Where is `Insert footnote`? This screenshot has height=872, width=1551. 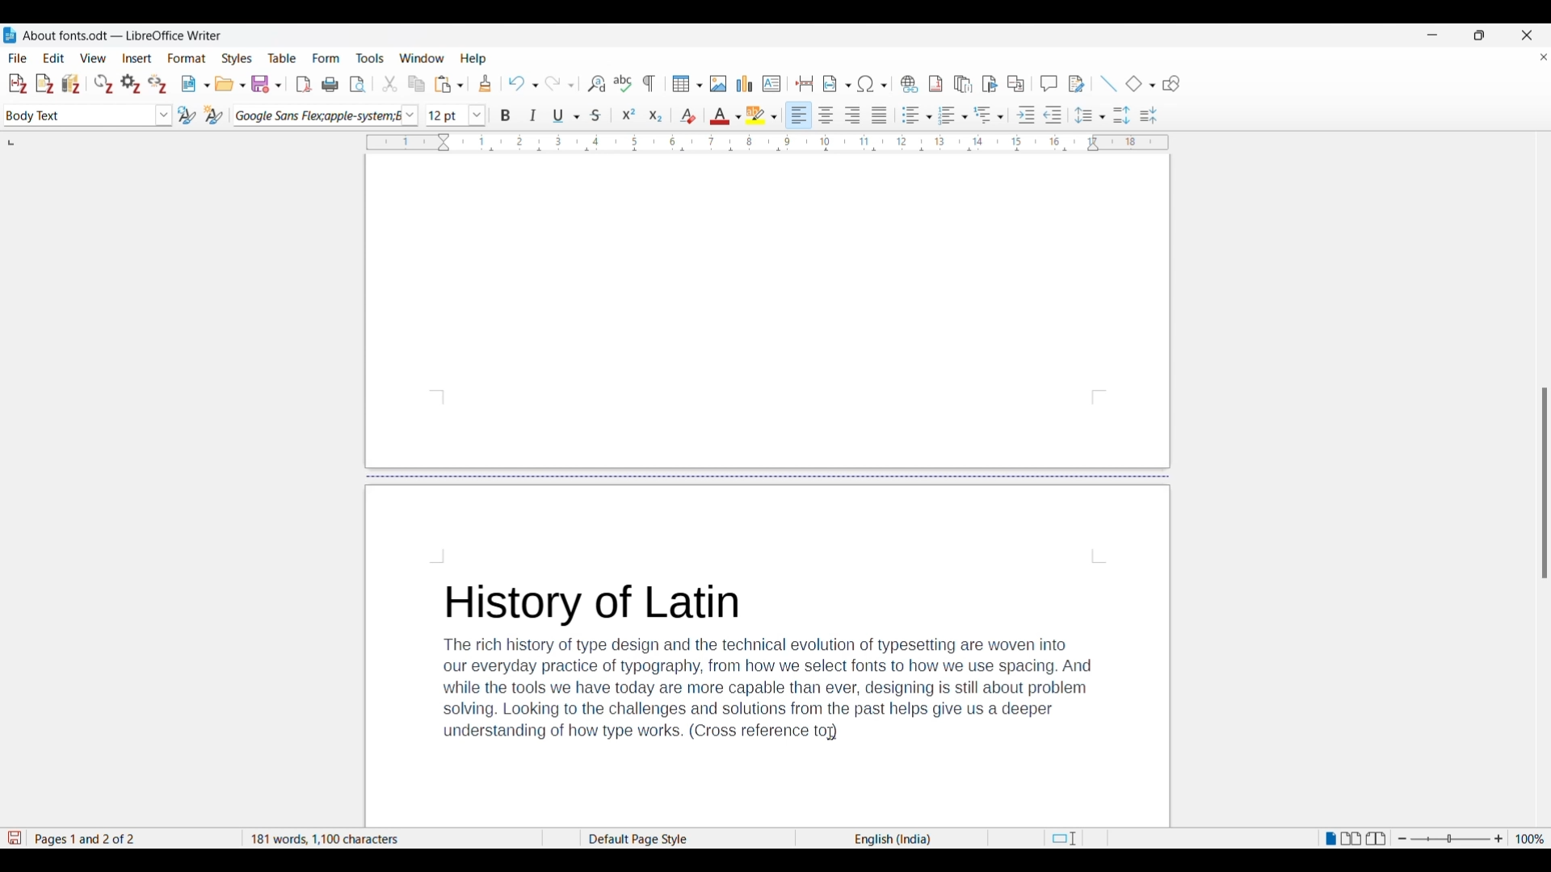 Insert footnote is located at coordinates (935, 84).